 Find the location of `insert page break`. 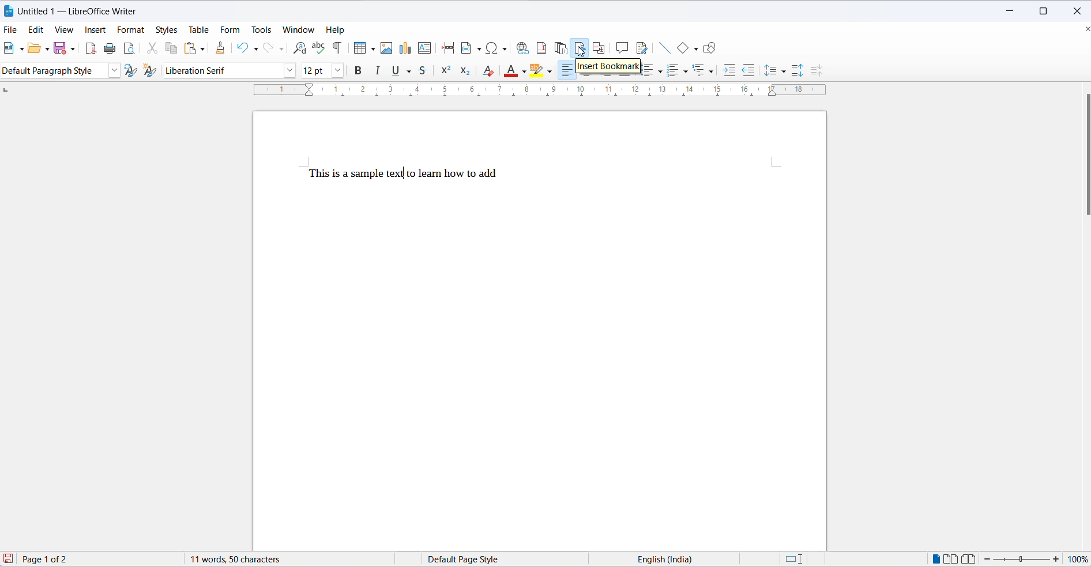

insert page break is located at coordinates (447, 49).